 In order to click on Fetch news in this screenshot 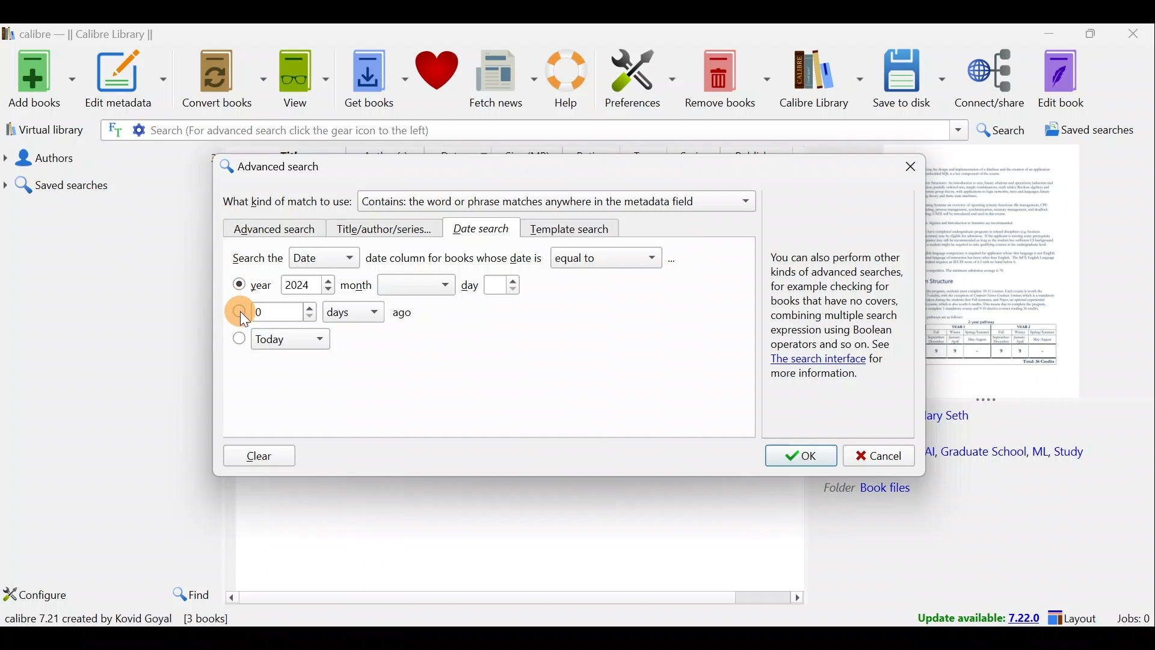, I will do `click(503, 79)`.